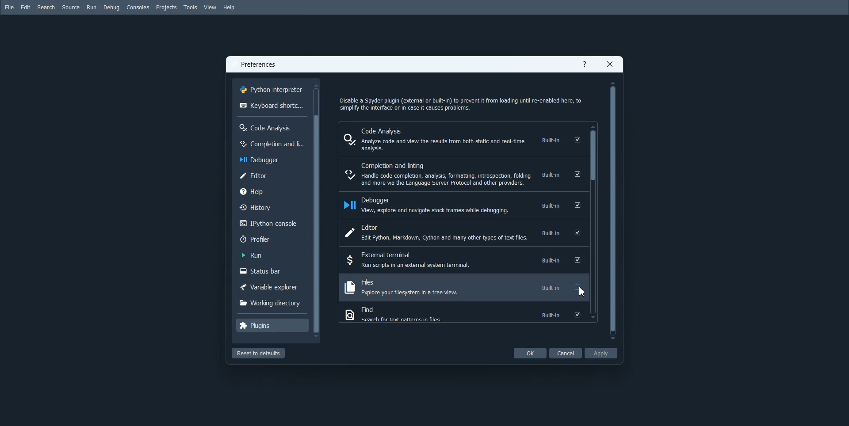 This screenshot has width=849, height=426. I want to click on Code Anakysis, so click(271, 127).